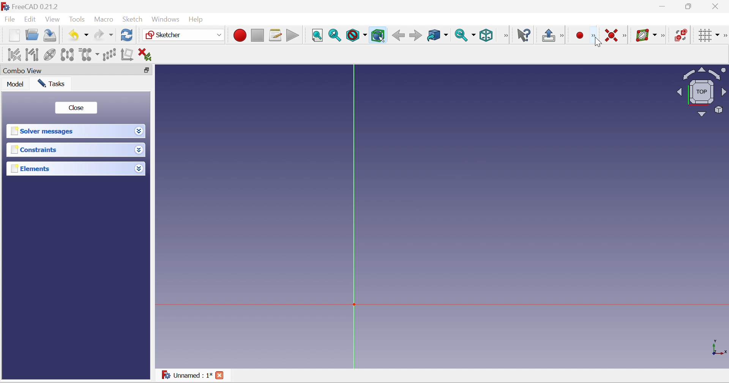  Describe the element at coordinates (53, 20) in the screenshot. I see `View` at that location.